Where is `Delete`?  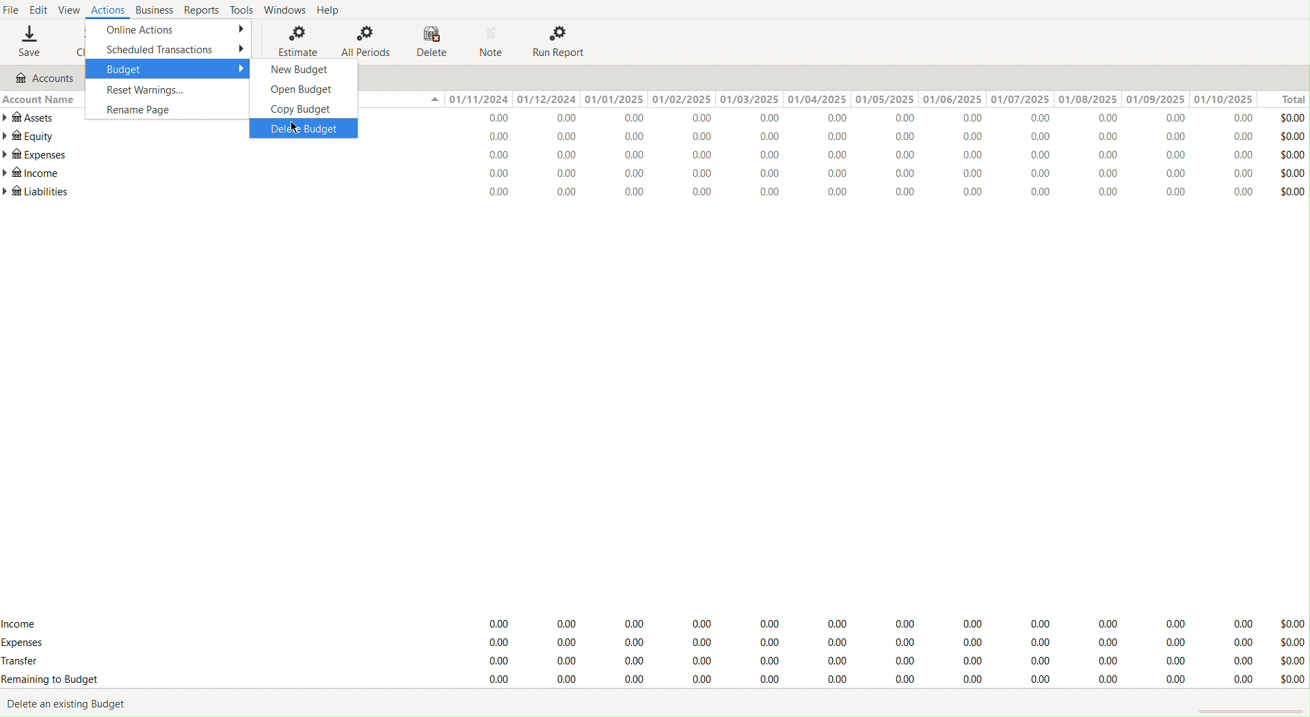 Delete is located at coordinates (431, 41).